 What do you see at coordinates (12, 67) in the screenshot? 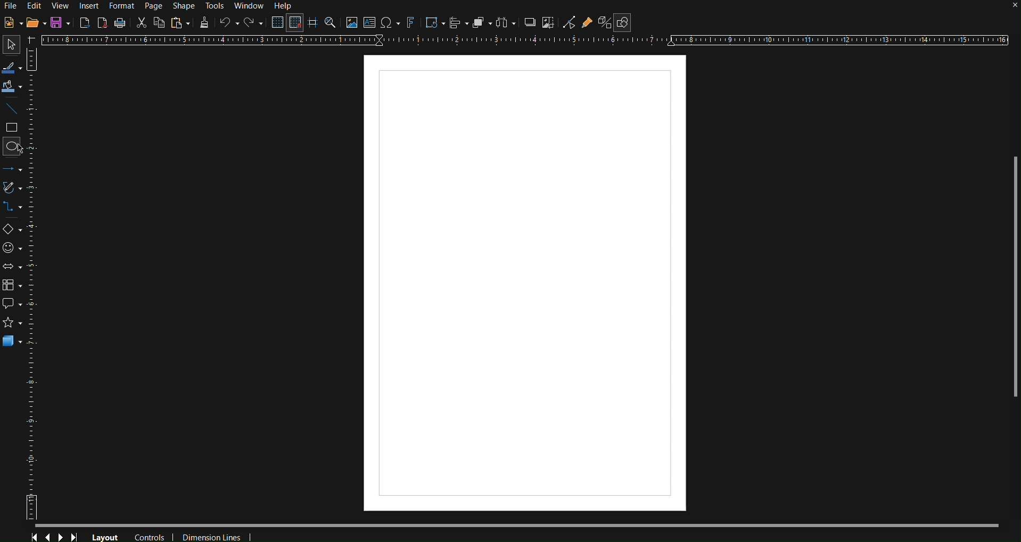
I see `Line Color` at bounding box center [12, 67].